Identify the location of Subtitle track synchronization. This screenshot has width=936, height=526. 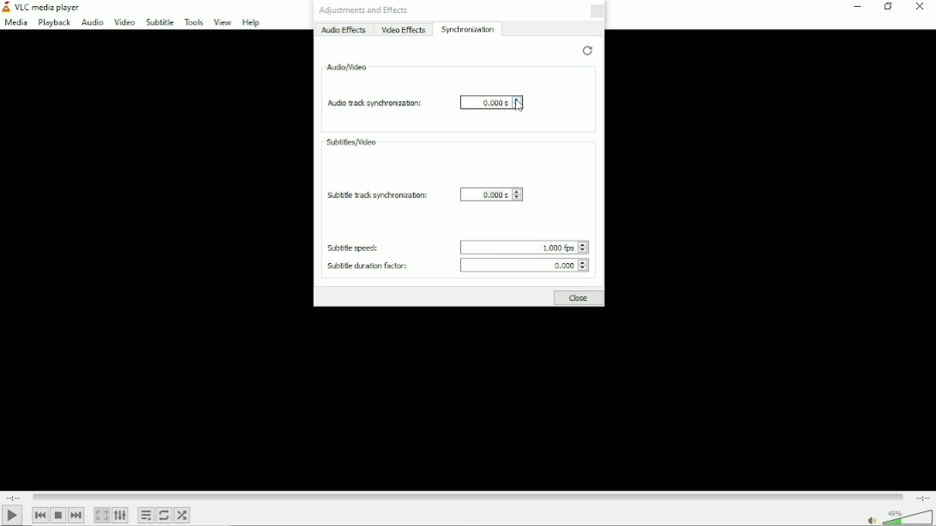
(375, 194).